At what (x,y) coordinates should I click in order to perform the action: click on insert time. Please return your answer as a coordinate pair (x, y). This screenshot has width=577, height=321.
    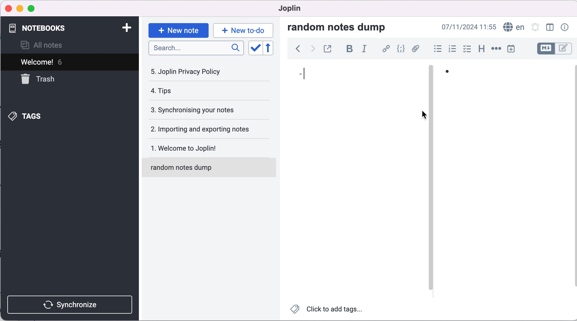
    Looking at the image, I should click on (515, 49).